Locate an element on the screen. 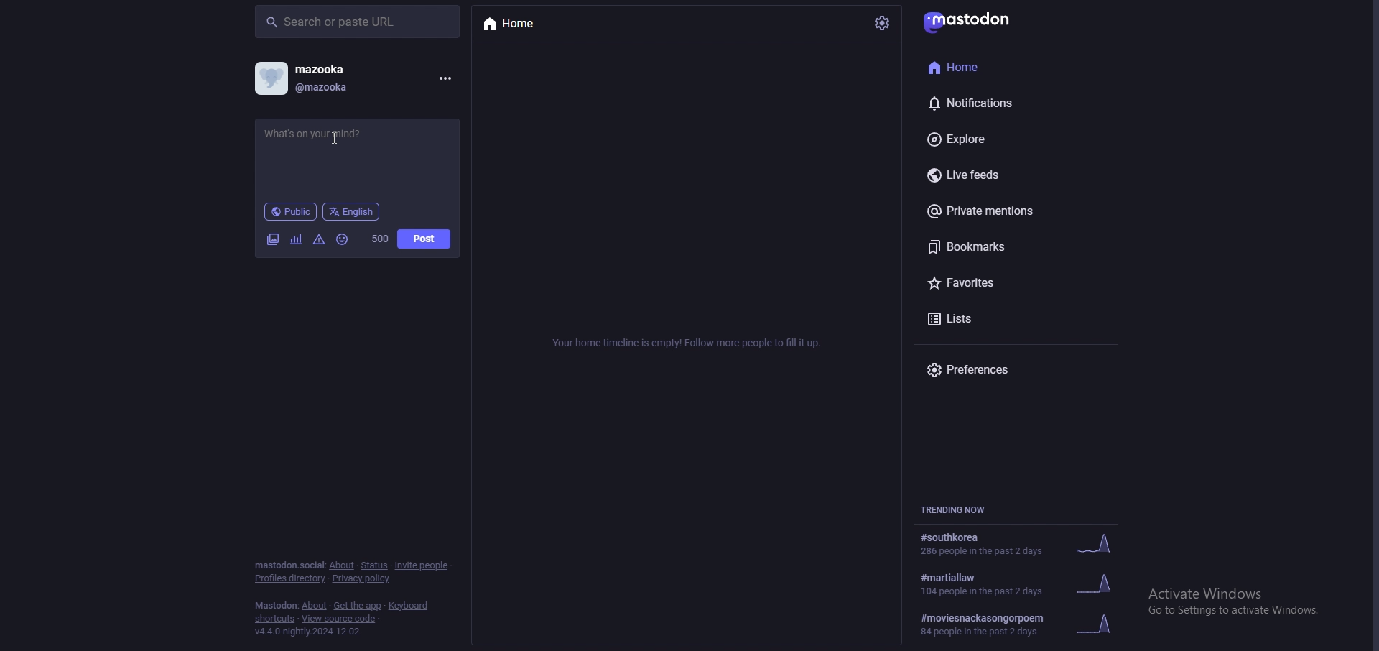  home is located at coordinates (526, 26).